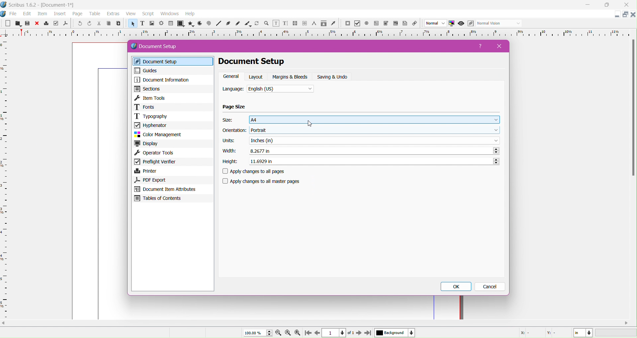 This screenshot has width=637, height=338. I want to click on arc, so click(199, 24).